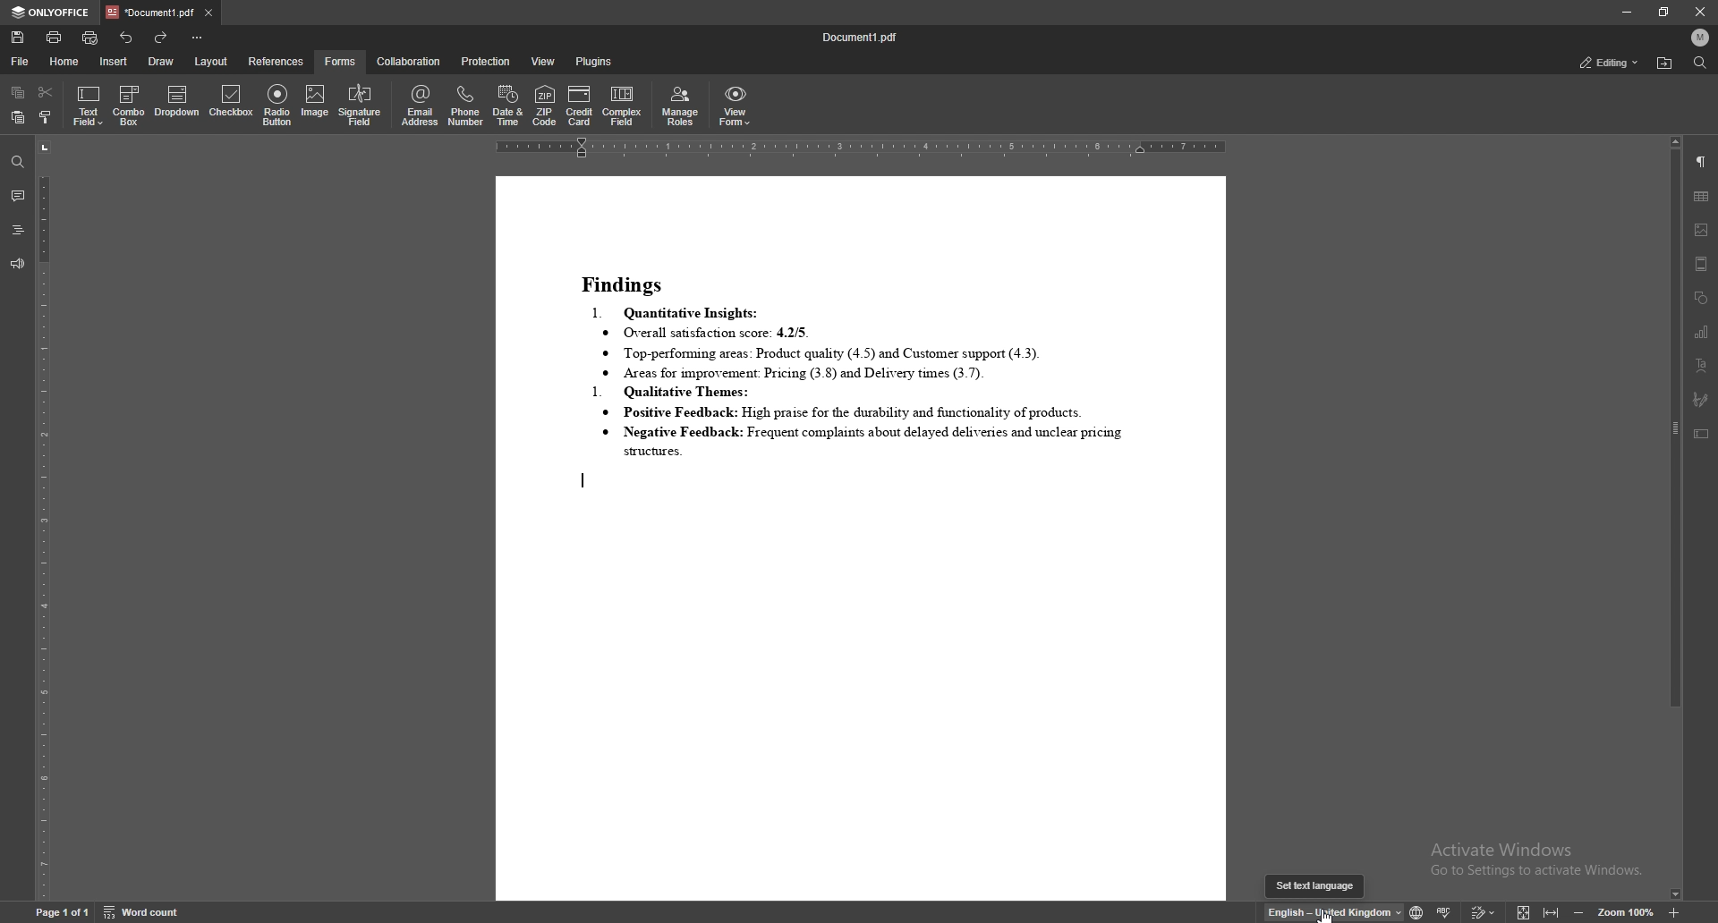  What do you see at coordinates (411, 62) in the screenshot?
I see `collaboration` at bounding box center [411, 62].